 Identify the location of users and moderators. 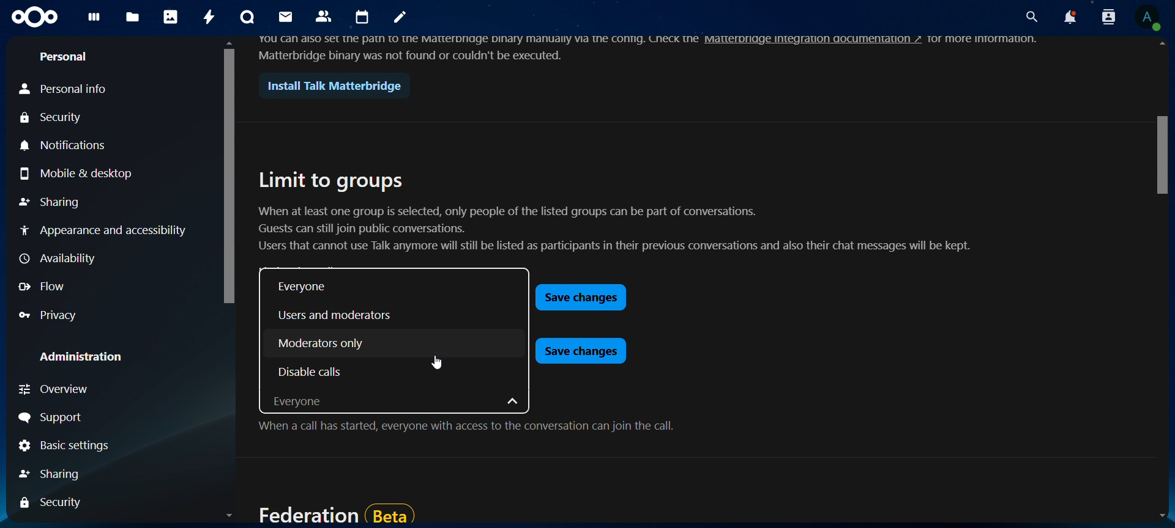
(341, 315).